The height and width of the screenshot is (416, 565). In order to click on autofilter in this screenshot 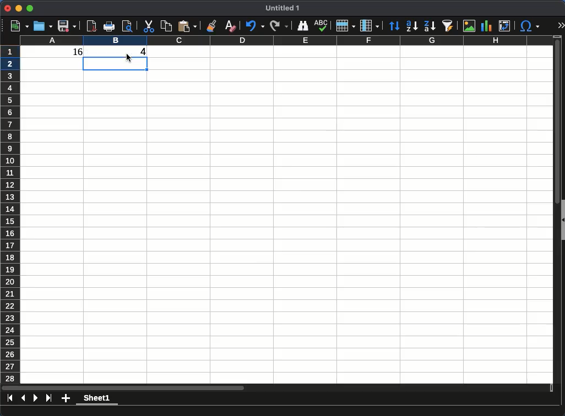, I will do `click(448, 26)`.